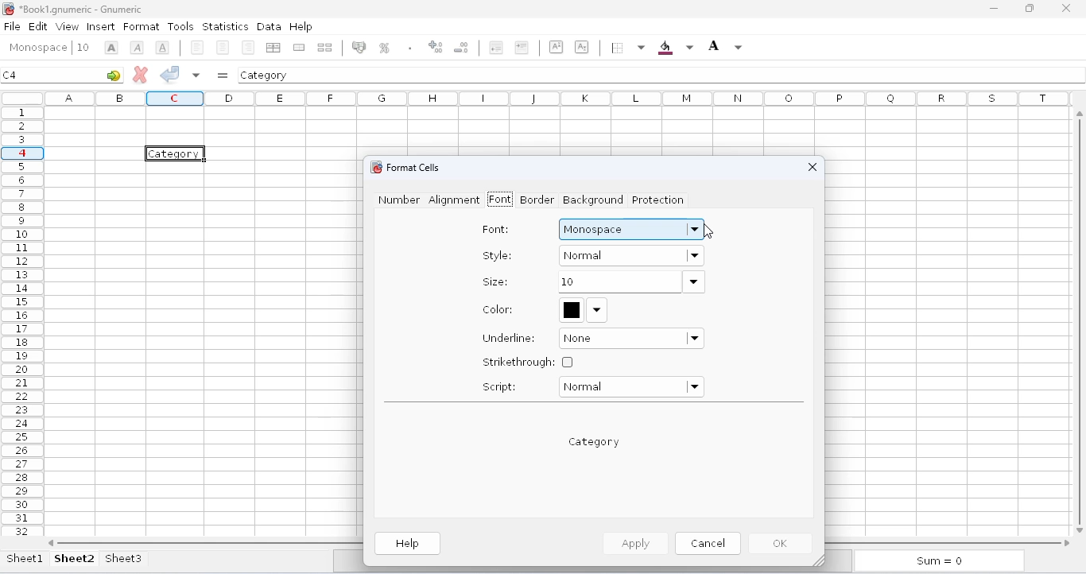 This screenshot has width=1086, height=574. Describe the element at coordinates (1030, 9) in the screenshot. I see `maximize` at that location.